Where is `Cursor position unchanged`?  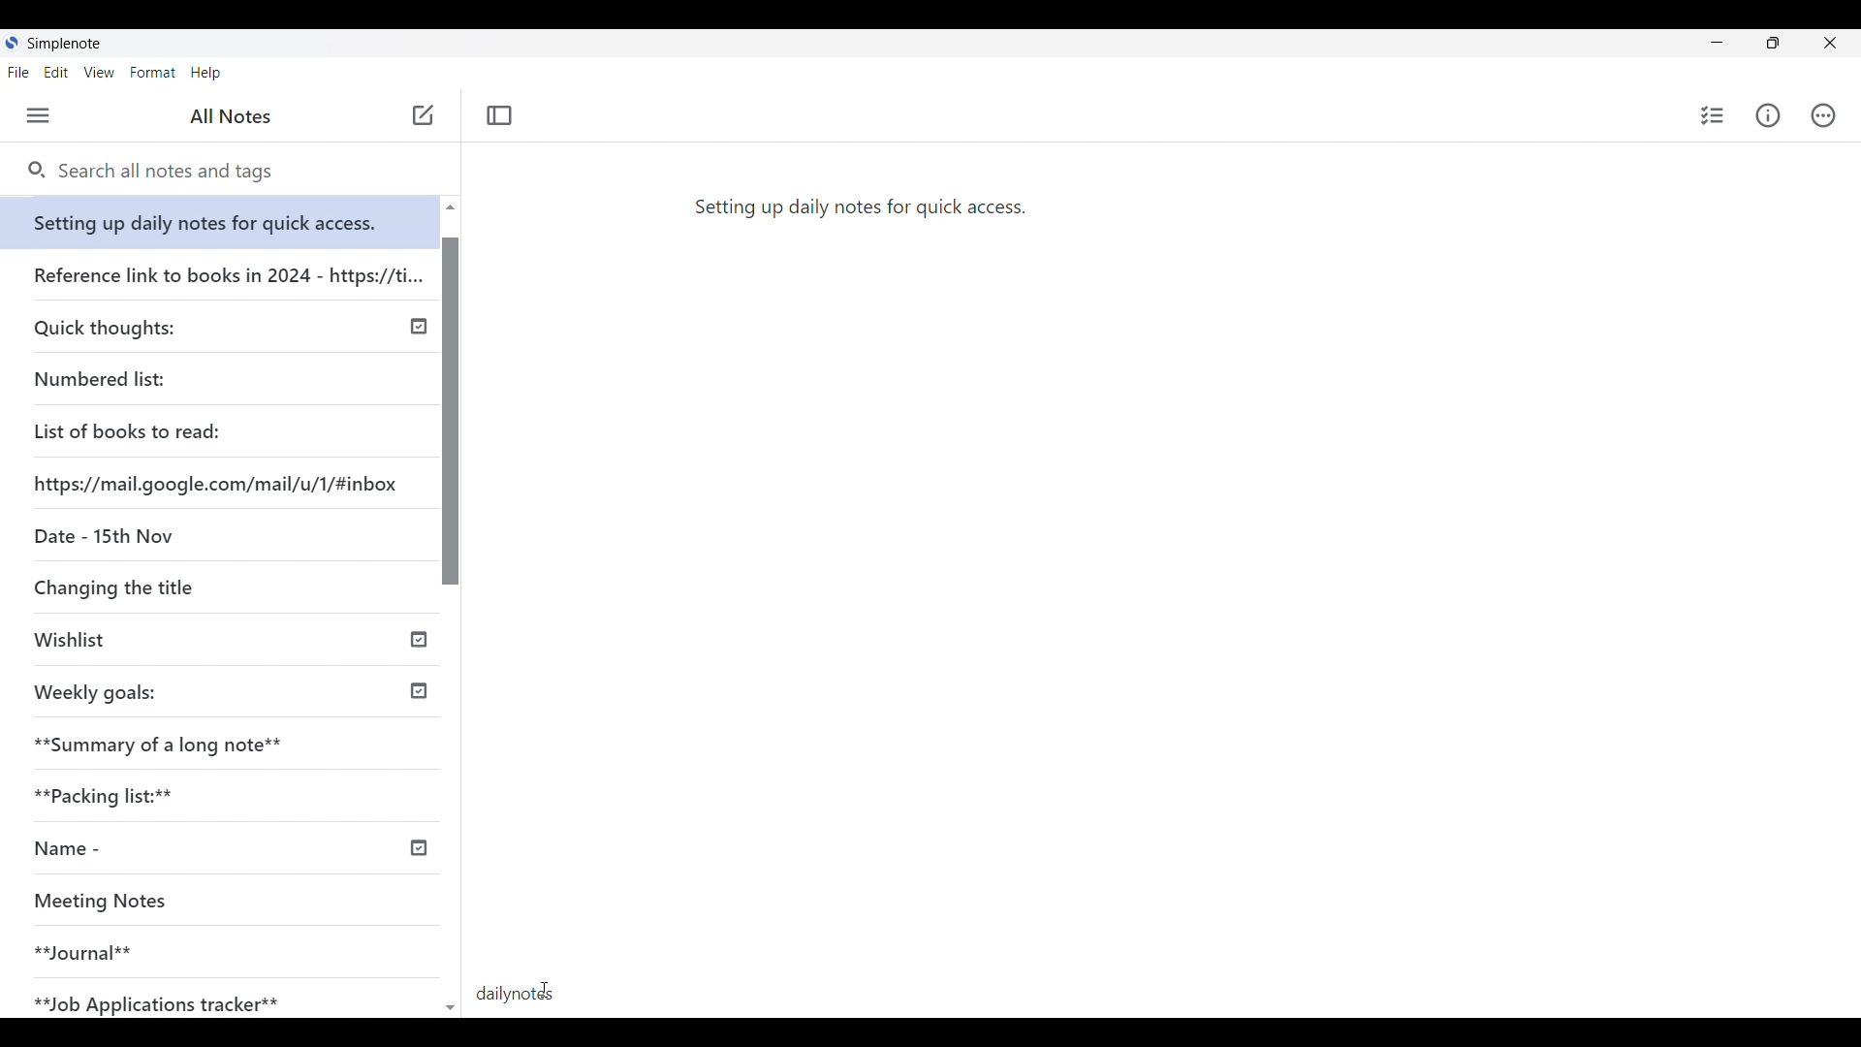 Cursor position unchanged is located at coordinates (421, 121).